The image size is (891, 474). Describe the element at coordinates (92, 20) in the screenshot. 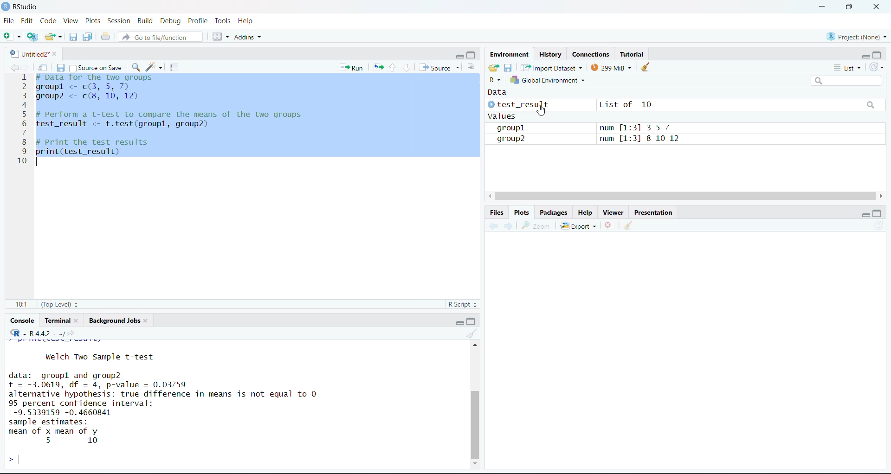

I see `Plots` at that location.